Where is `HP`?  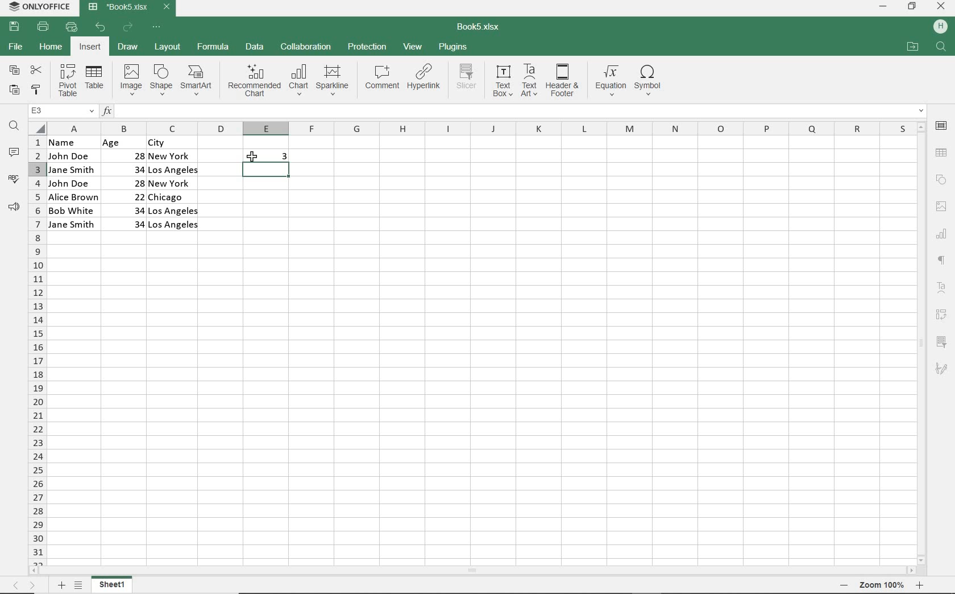
HP is located at coordinates (942, 24).